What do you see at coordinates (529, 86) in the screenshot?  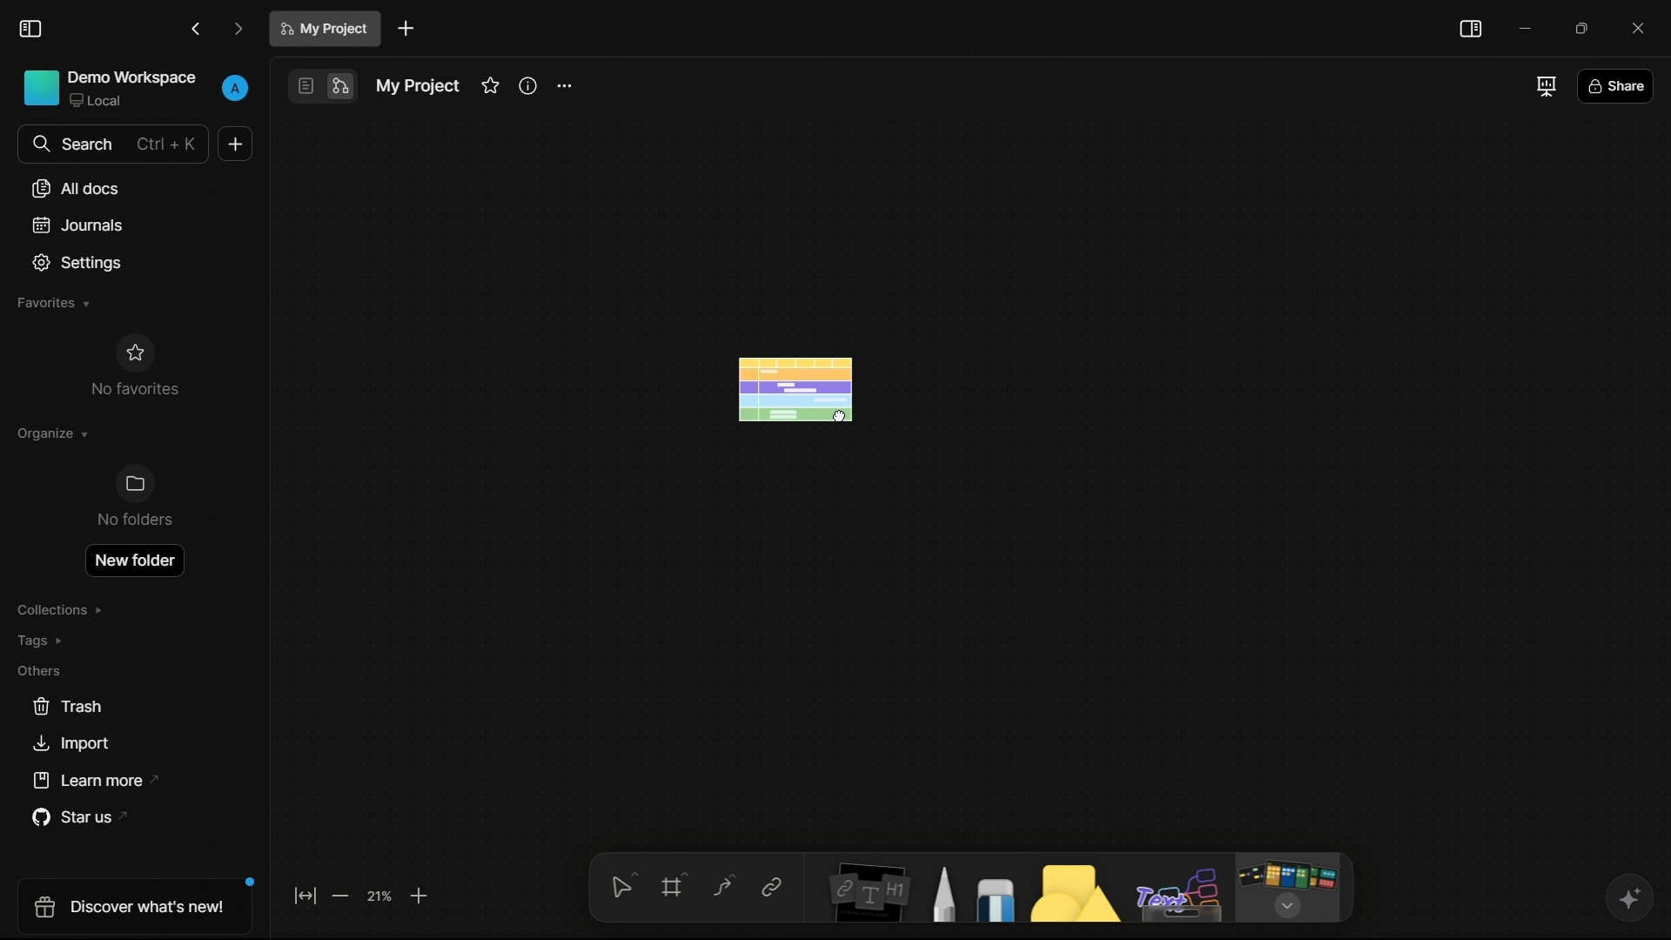 I see `information` at bounding box center [529, 86].